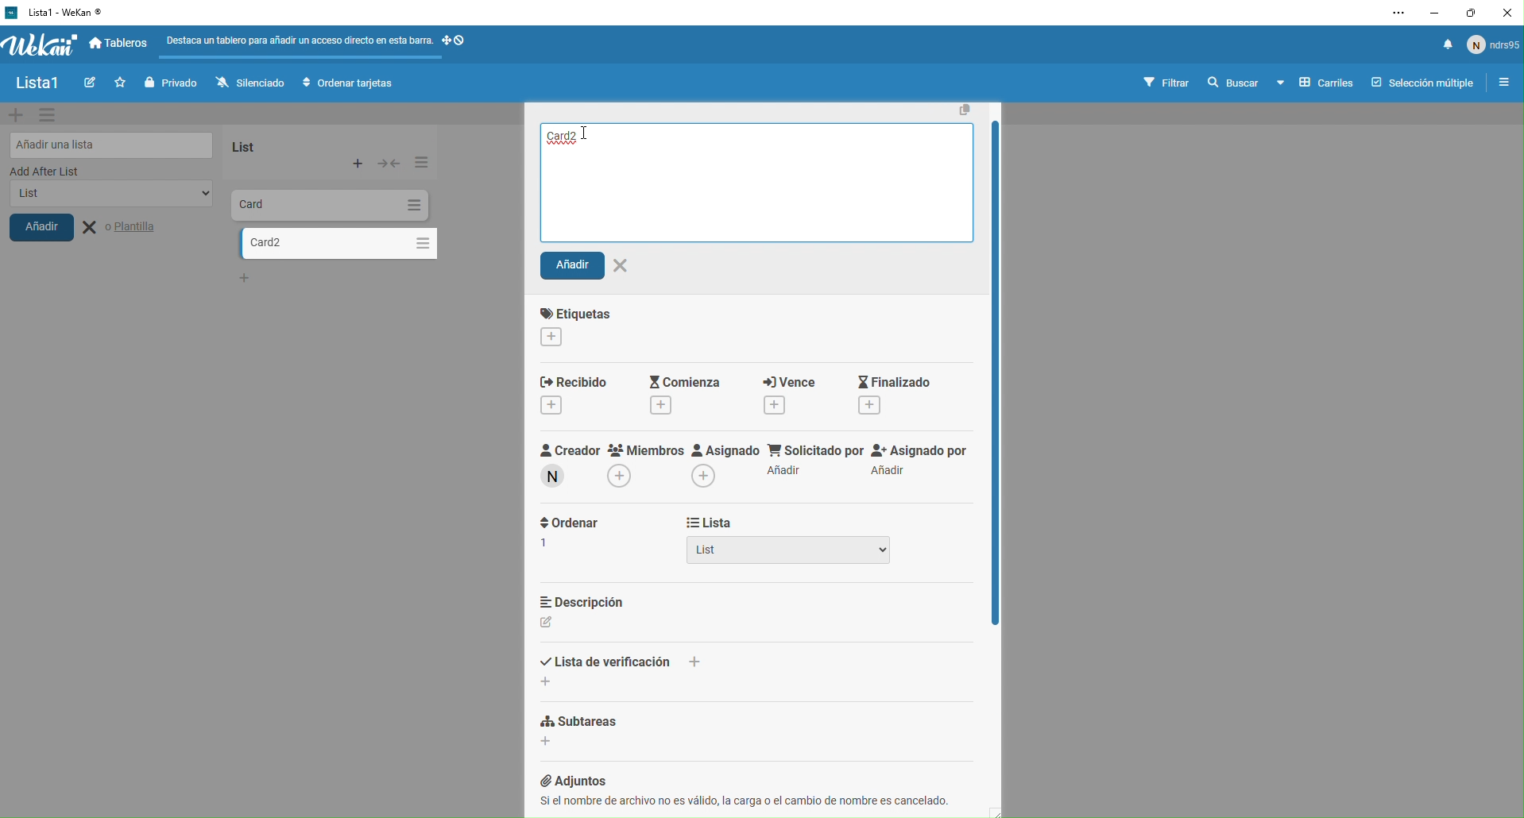 Image resolution: width=1524 pixels, height=818 pixels. I want to click on Comienza, so click(681, 384).